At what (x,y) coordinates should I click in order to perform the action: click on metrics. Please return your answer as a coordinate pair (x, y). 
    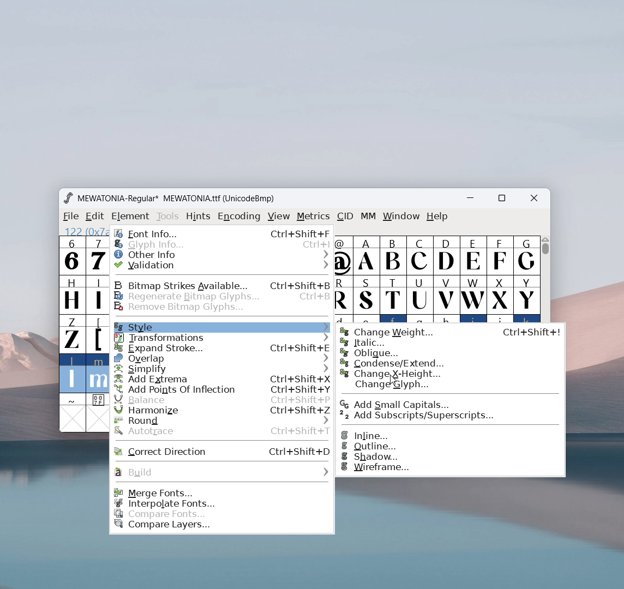
    Looking at the image, I should click on (313, 217).